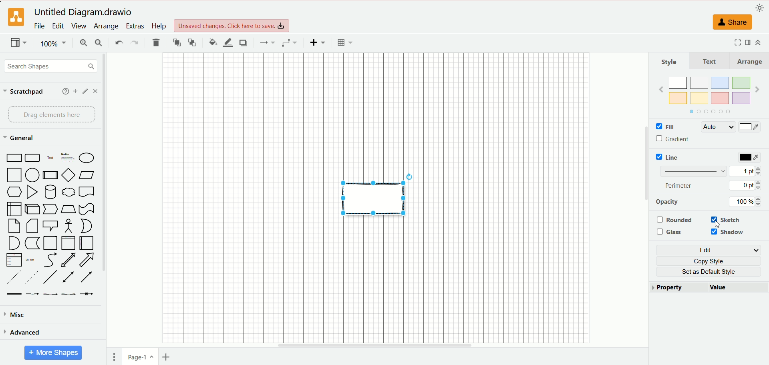 The height and width of the screenshot is (365, 769). What do you see at coordinates (53, 353) in the screenshot?
I see `more shapes` at bounding box center [53, 353].